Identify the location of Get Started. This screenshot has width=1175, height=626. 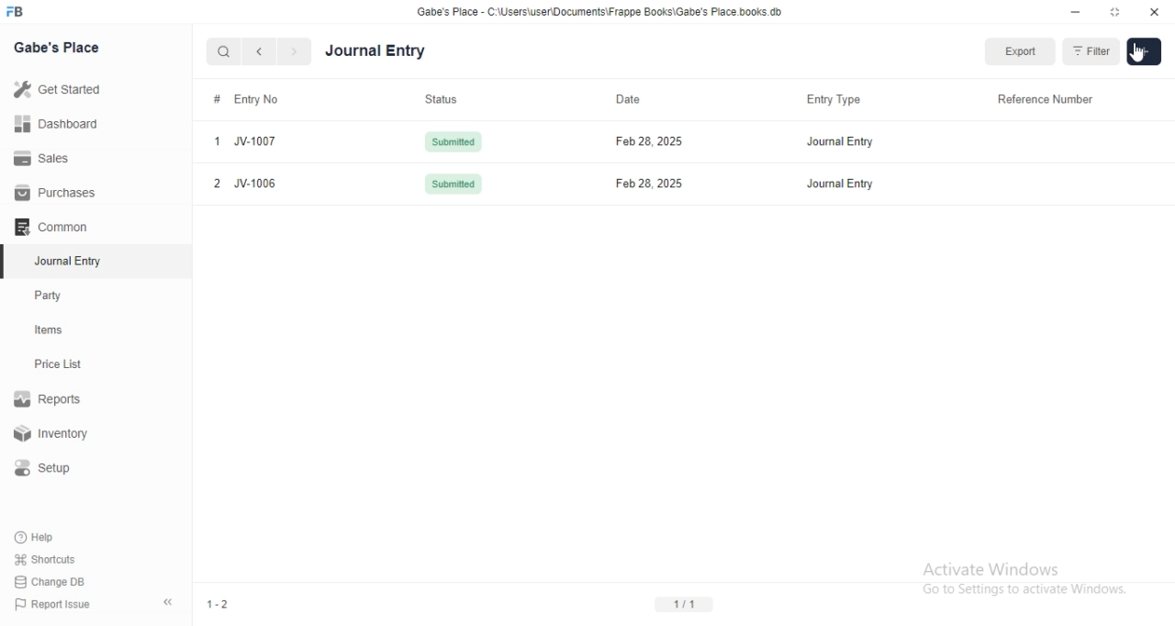
(56, 91).